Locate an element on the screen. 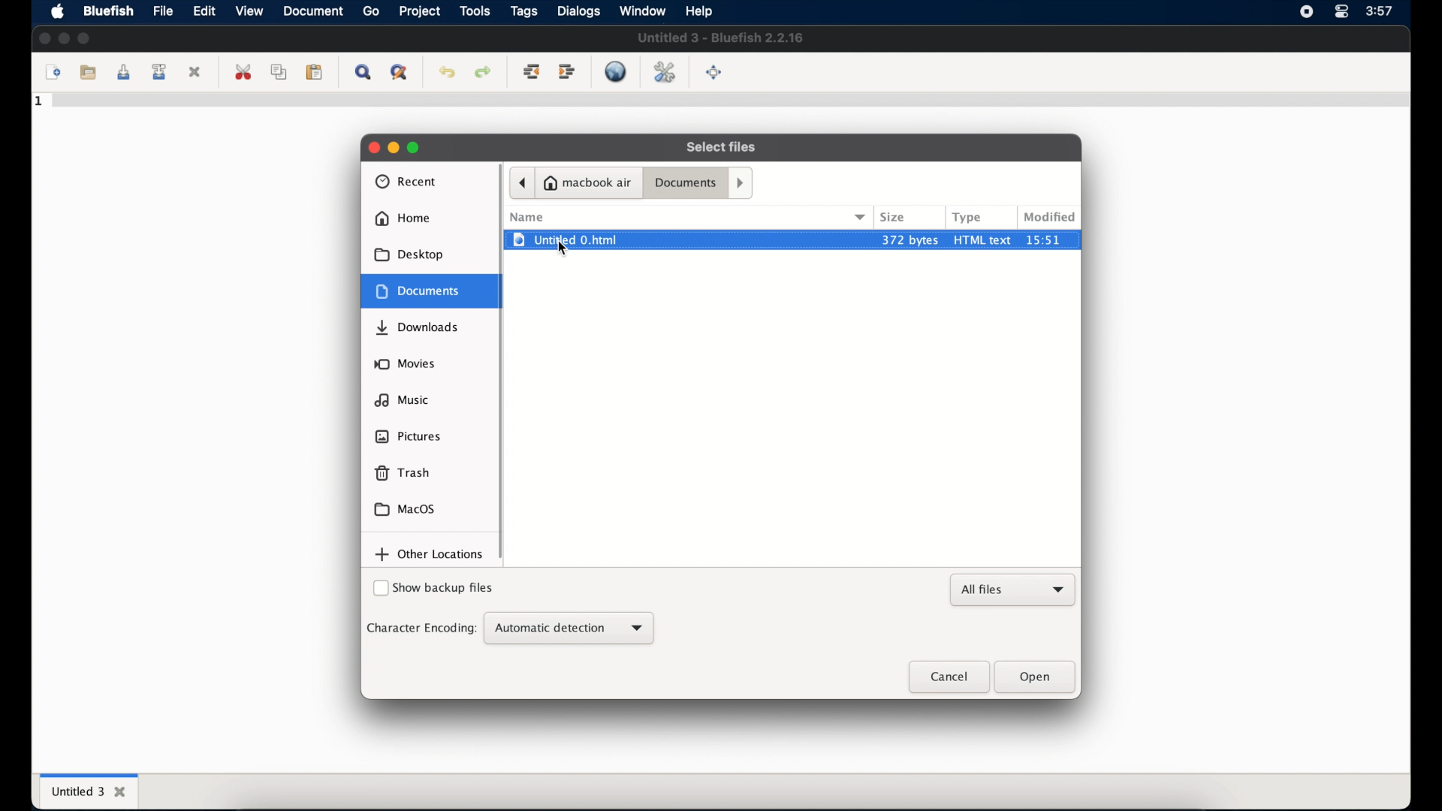 This screenshot has height=811, width=1442. pictures is located at coordinates (409, 436).